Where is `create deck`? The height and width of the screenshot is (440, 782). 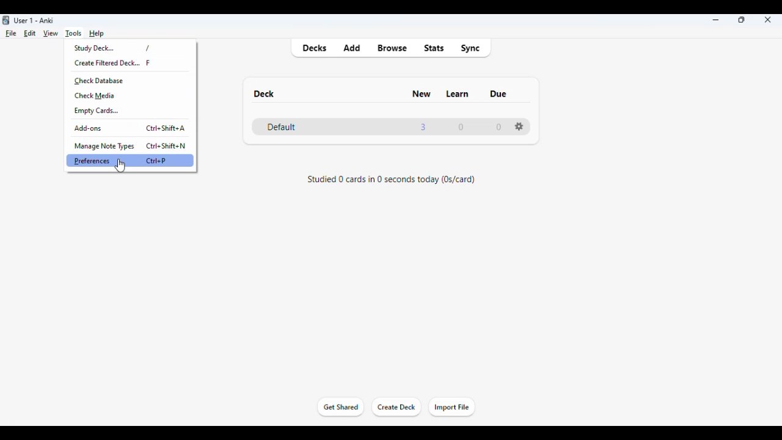
create deck is located at coordinates (397, 408).